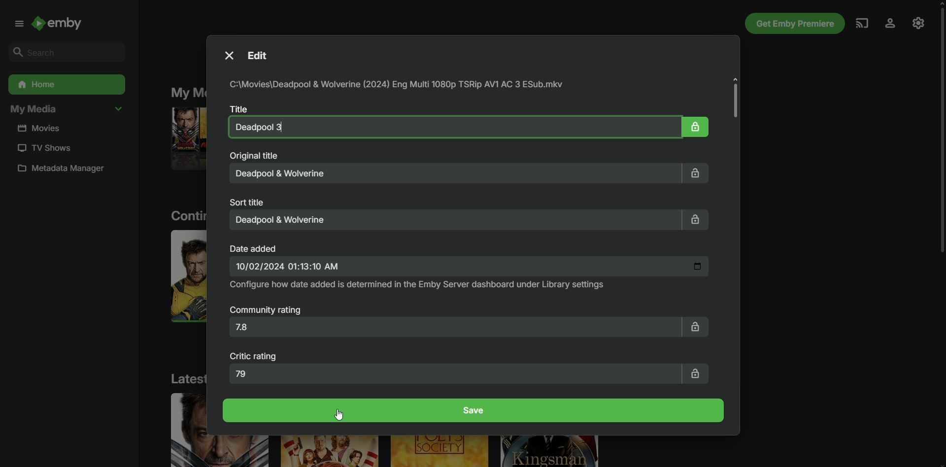 The image size is (946, 467). What do you see at coordinates (697, 373) in the screenshot?
I see `Lock` at bounding box center [697, 373].